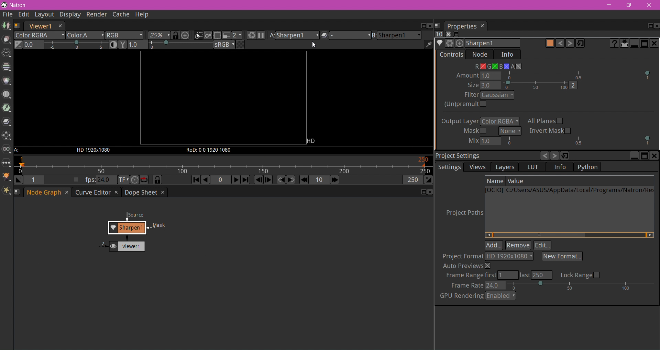 The image size is (660, 350). Describe the element at coordinates (224, 45) in the screenshot. I see `Viewer color process` at that location.